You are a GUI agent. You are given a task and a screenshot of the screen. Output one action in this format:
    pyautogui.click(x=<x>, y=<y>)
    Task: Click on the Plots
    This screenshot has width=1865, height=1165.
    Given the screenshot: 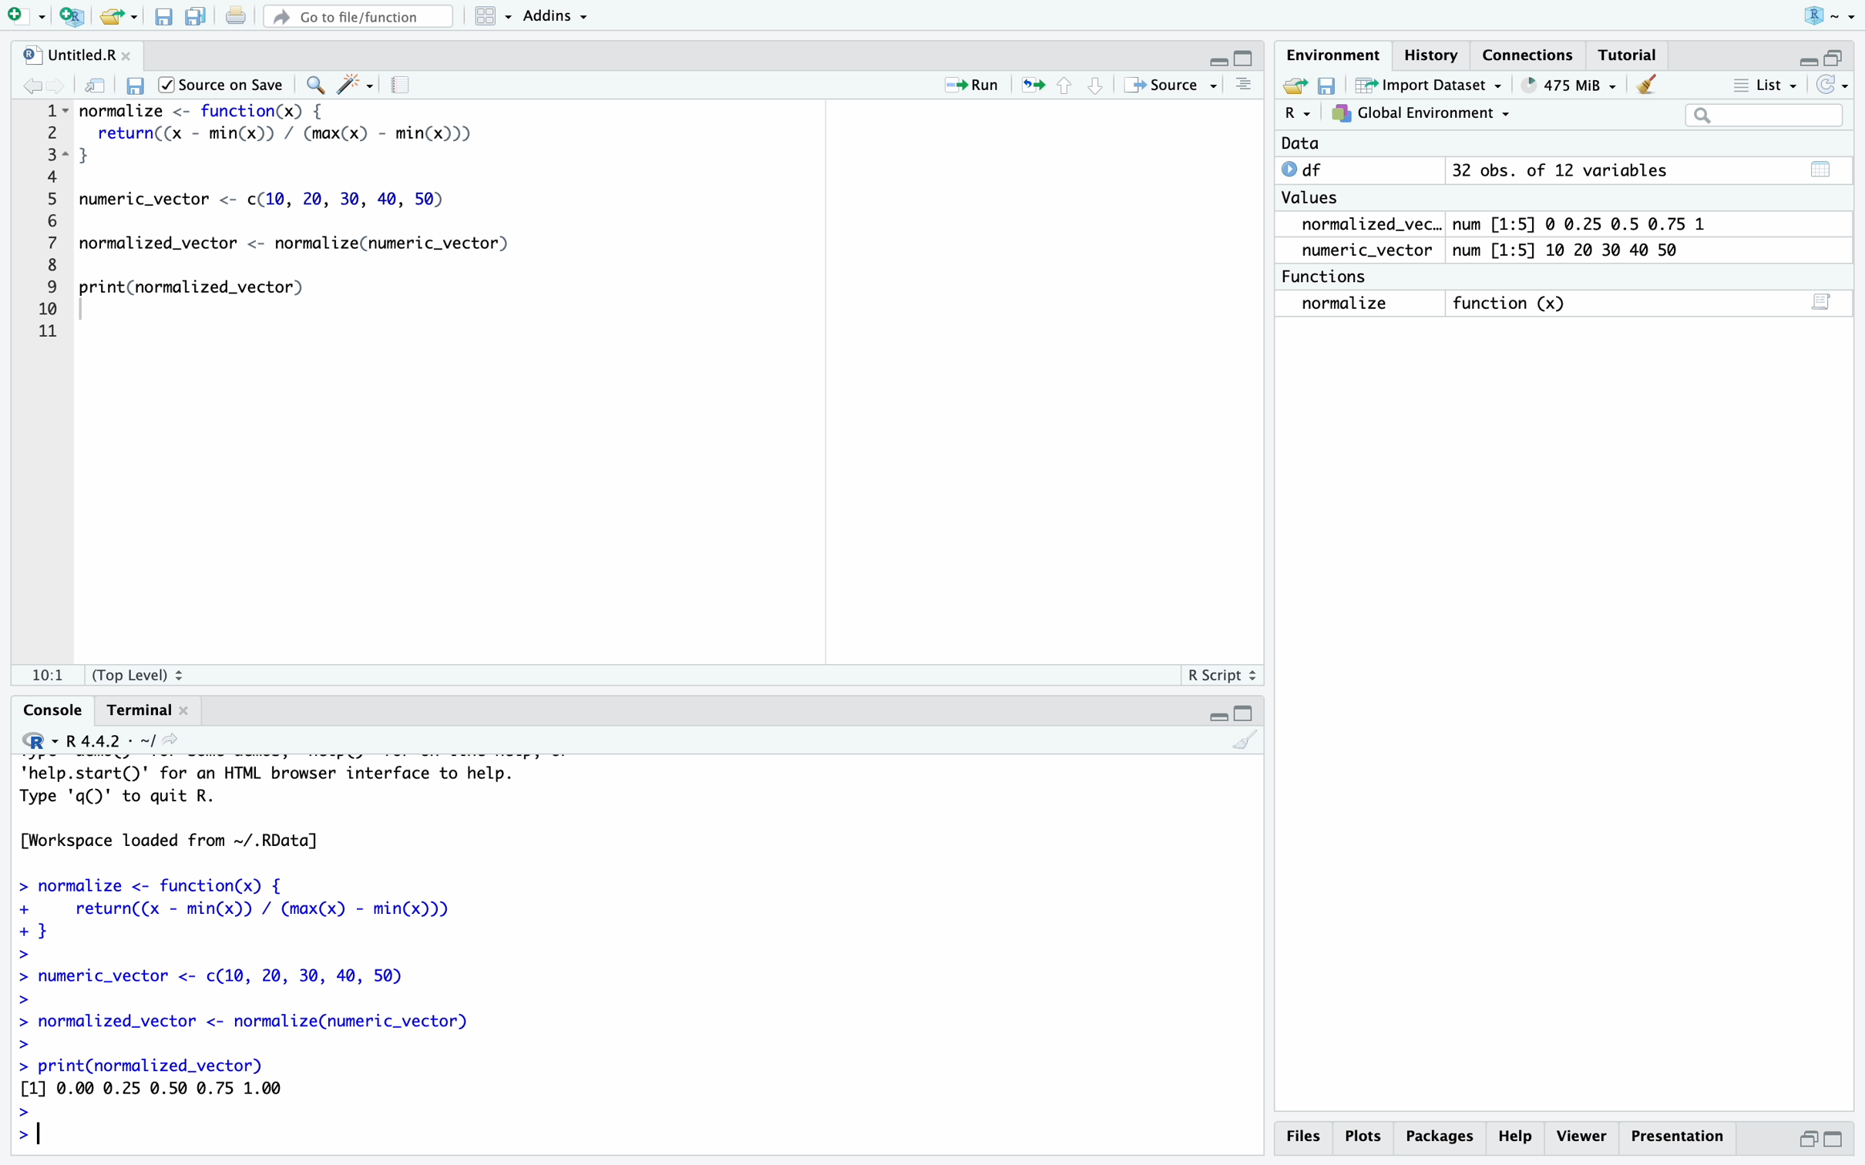 What is the action you would take?
    pyautogui.click(x=1367, y=1135)
    